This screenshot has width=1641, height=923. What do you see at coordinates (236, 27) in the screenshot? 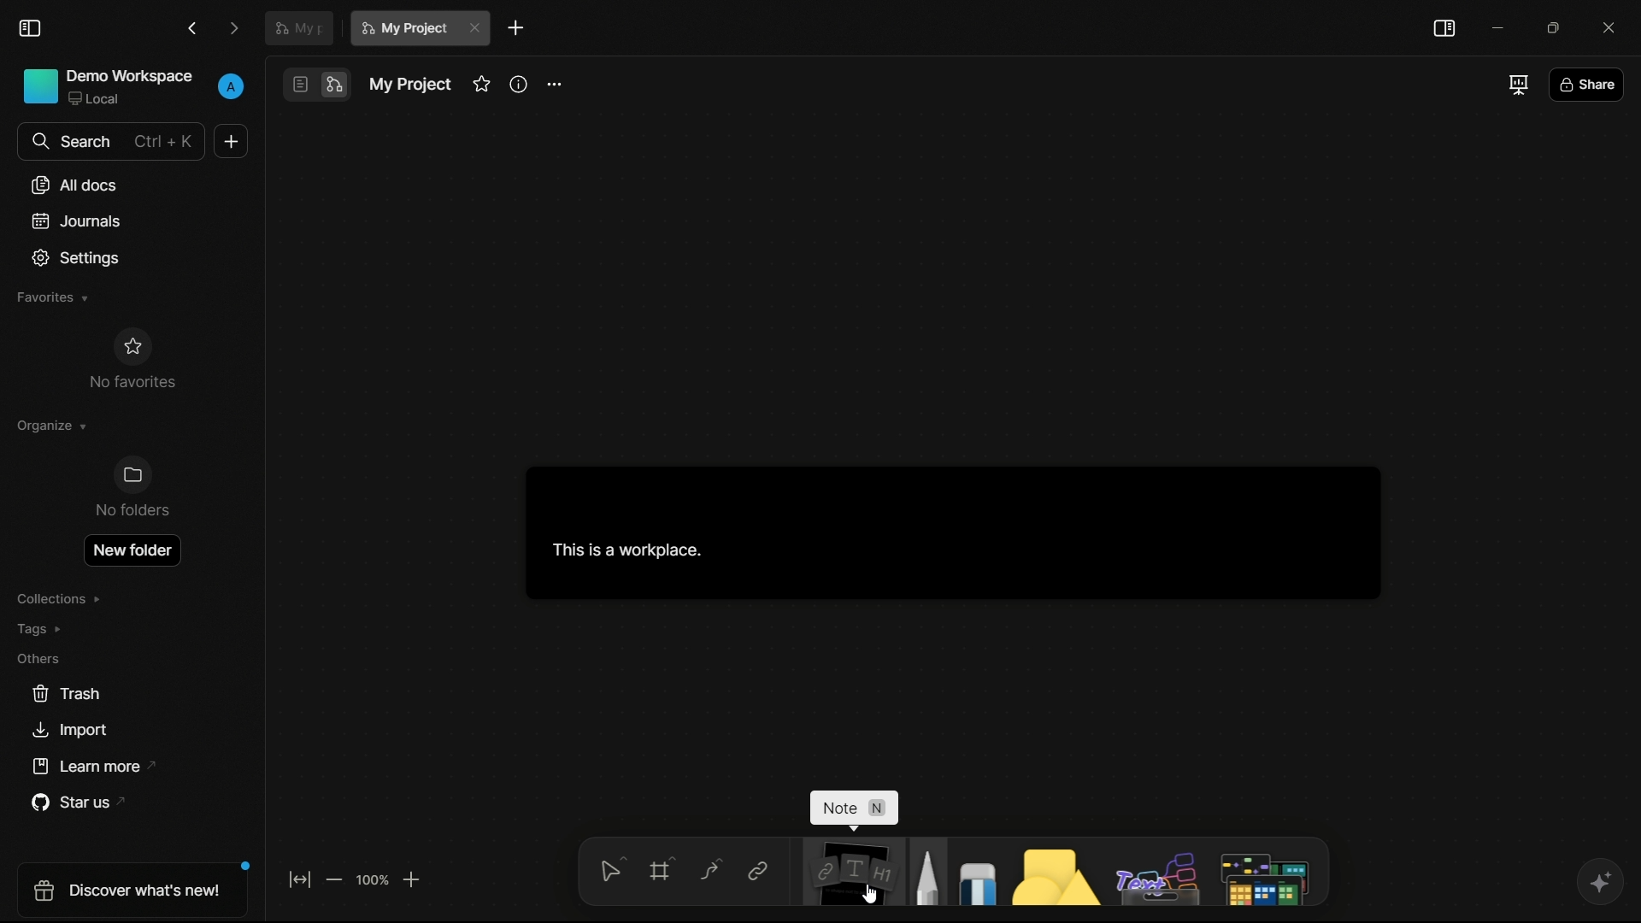
I see `forward` at bounding box center [236, 27].